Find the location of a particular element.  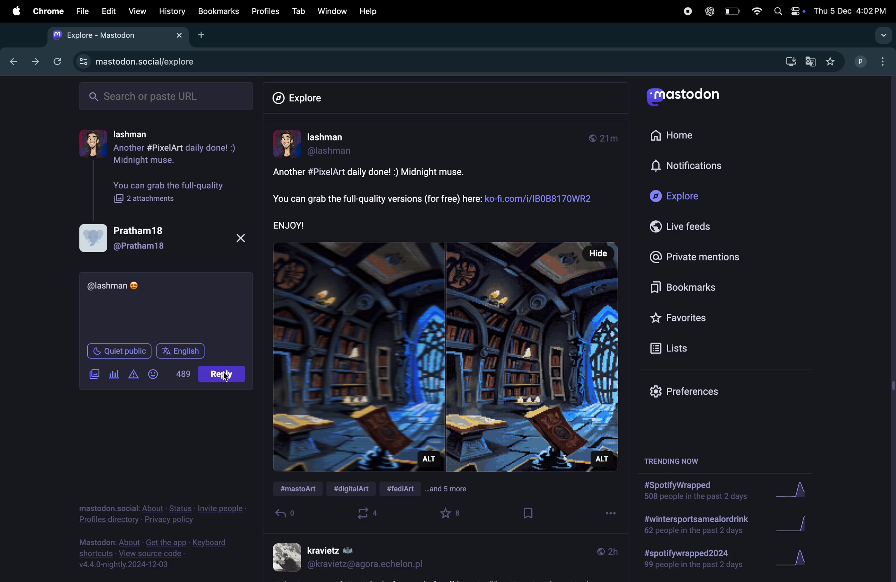

refresh is located at coordinates (58, 62).